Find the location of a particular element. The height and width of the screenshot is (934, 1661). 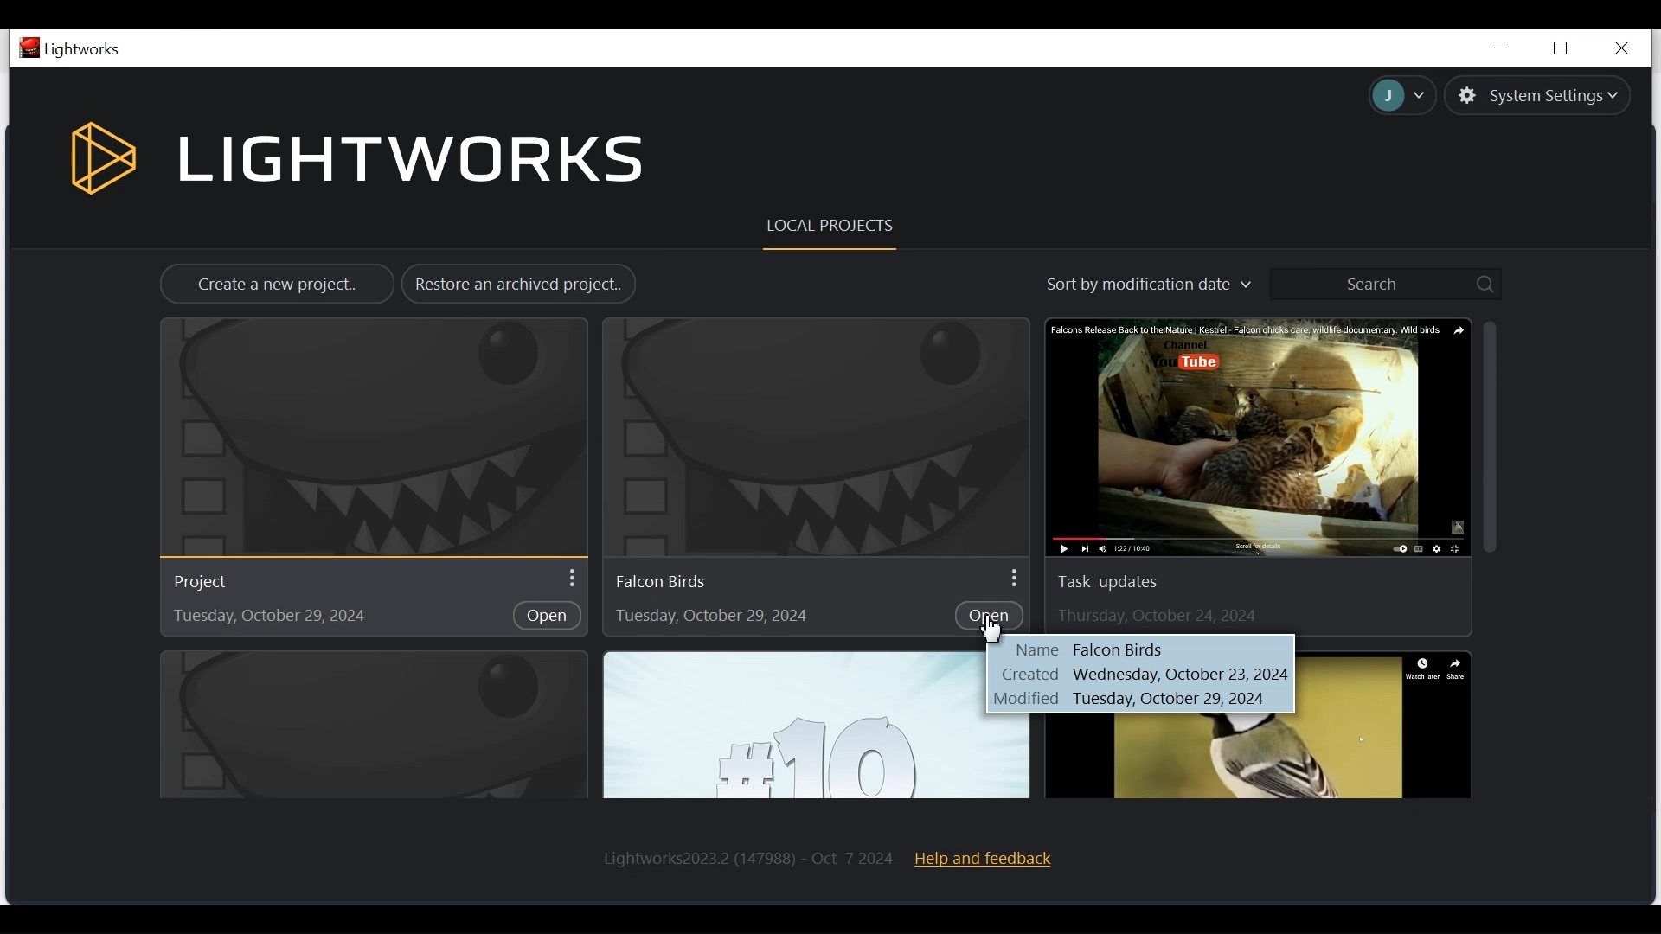

Close is located at coordinates (1620, 45).